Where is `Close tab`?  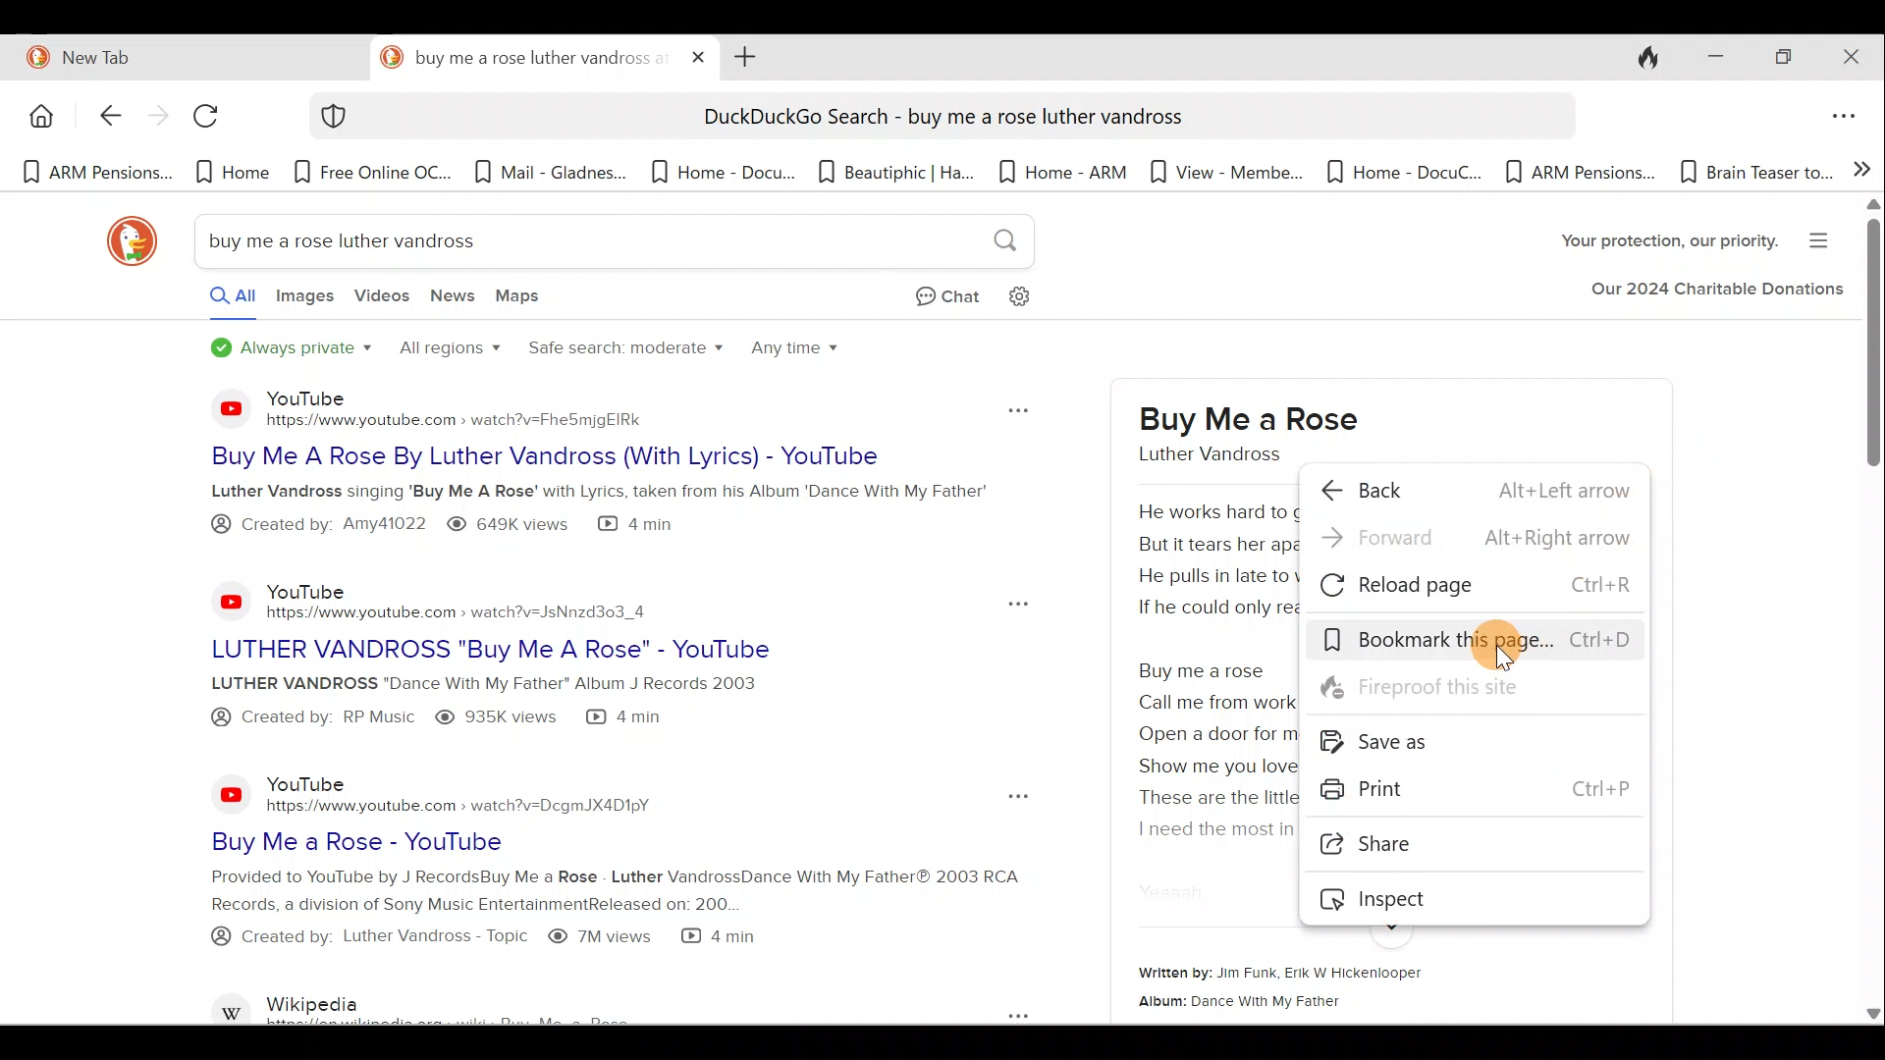
Close tab is located at coordinates (699, 53).